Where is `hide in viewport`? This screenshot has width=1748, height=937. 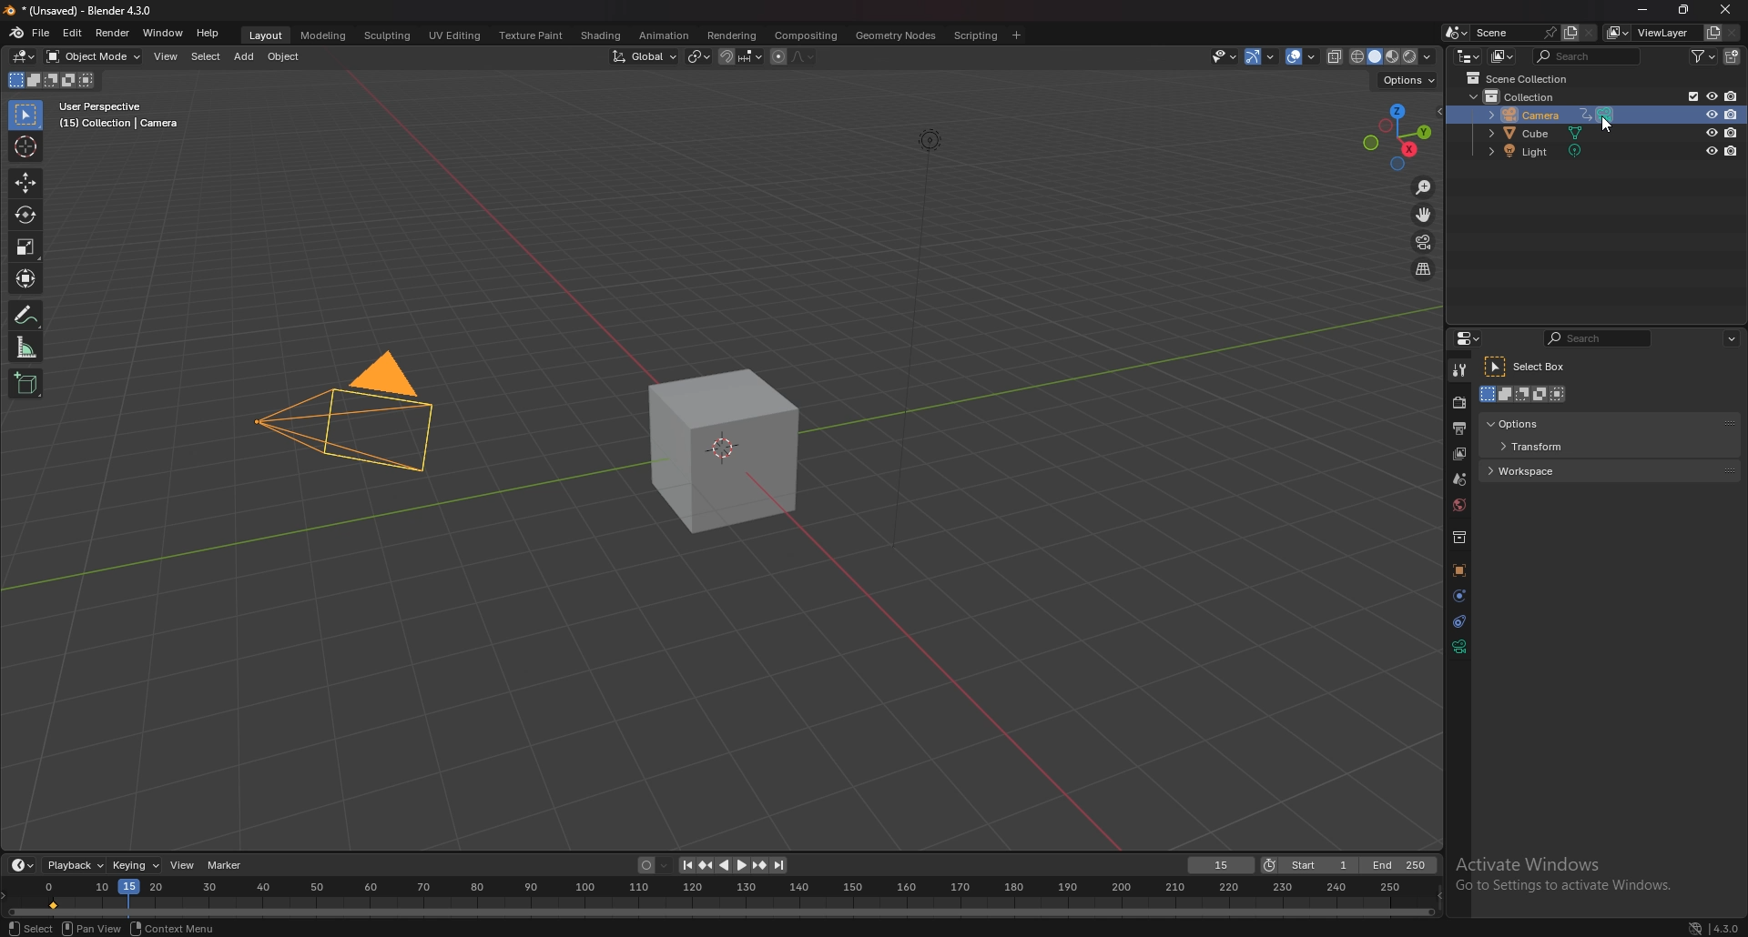
hide in viewport is located at coordinates (1710, 96).